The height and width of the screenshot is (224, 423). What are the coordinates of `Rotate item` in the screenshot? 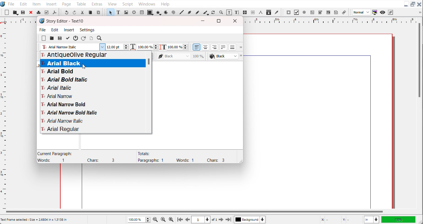 It's located at (213, 12).